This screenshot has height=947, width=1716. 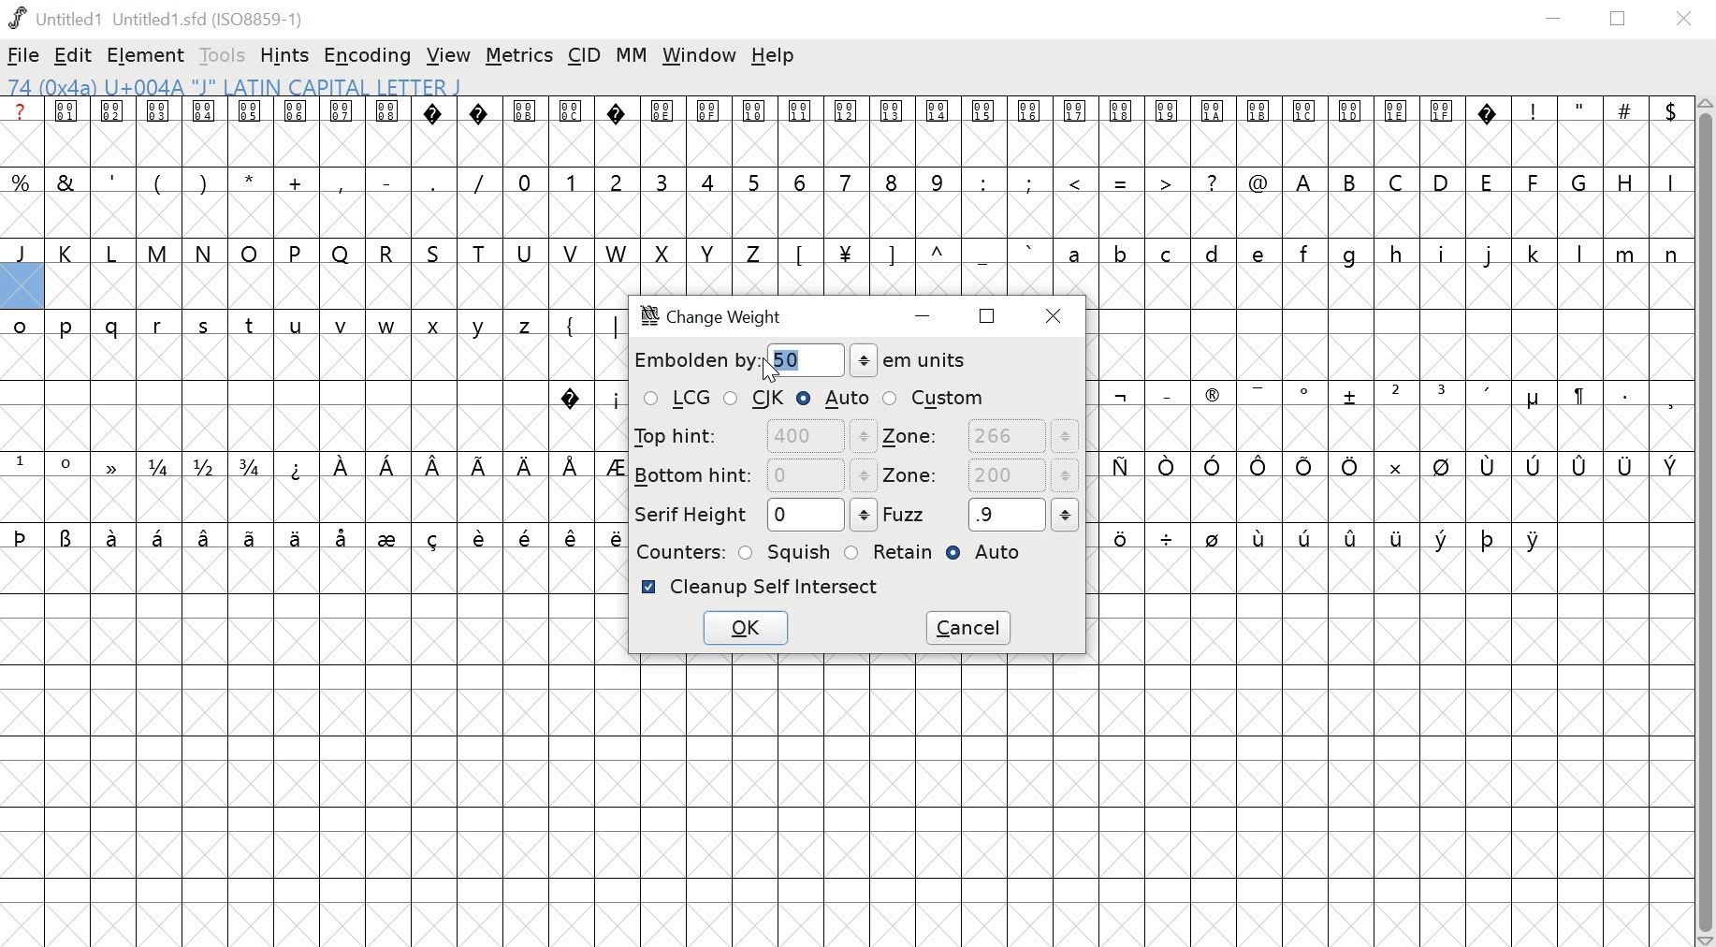 What do you see at coordinates (1371, 253) in the screenshot?
I see `lower case letter` at bounding box center [1371, 253].